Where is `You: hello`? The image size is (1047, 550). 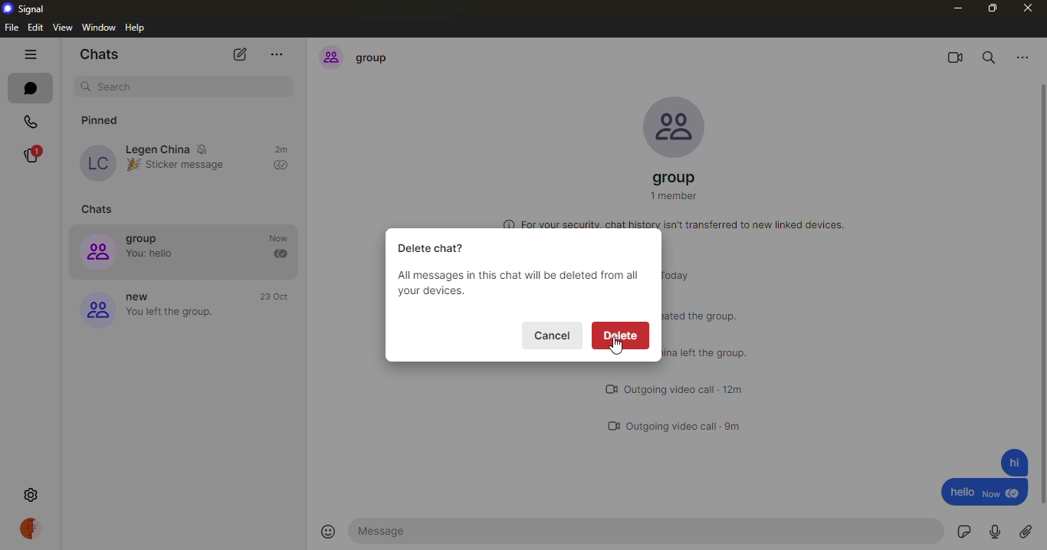
You: hello is located at coordinates (150, 254).